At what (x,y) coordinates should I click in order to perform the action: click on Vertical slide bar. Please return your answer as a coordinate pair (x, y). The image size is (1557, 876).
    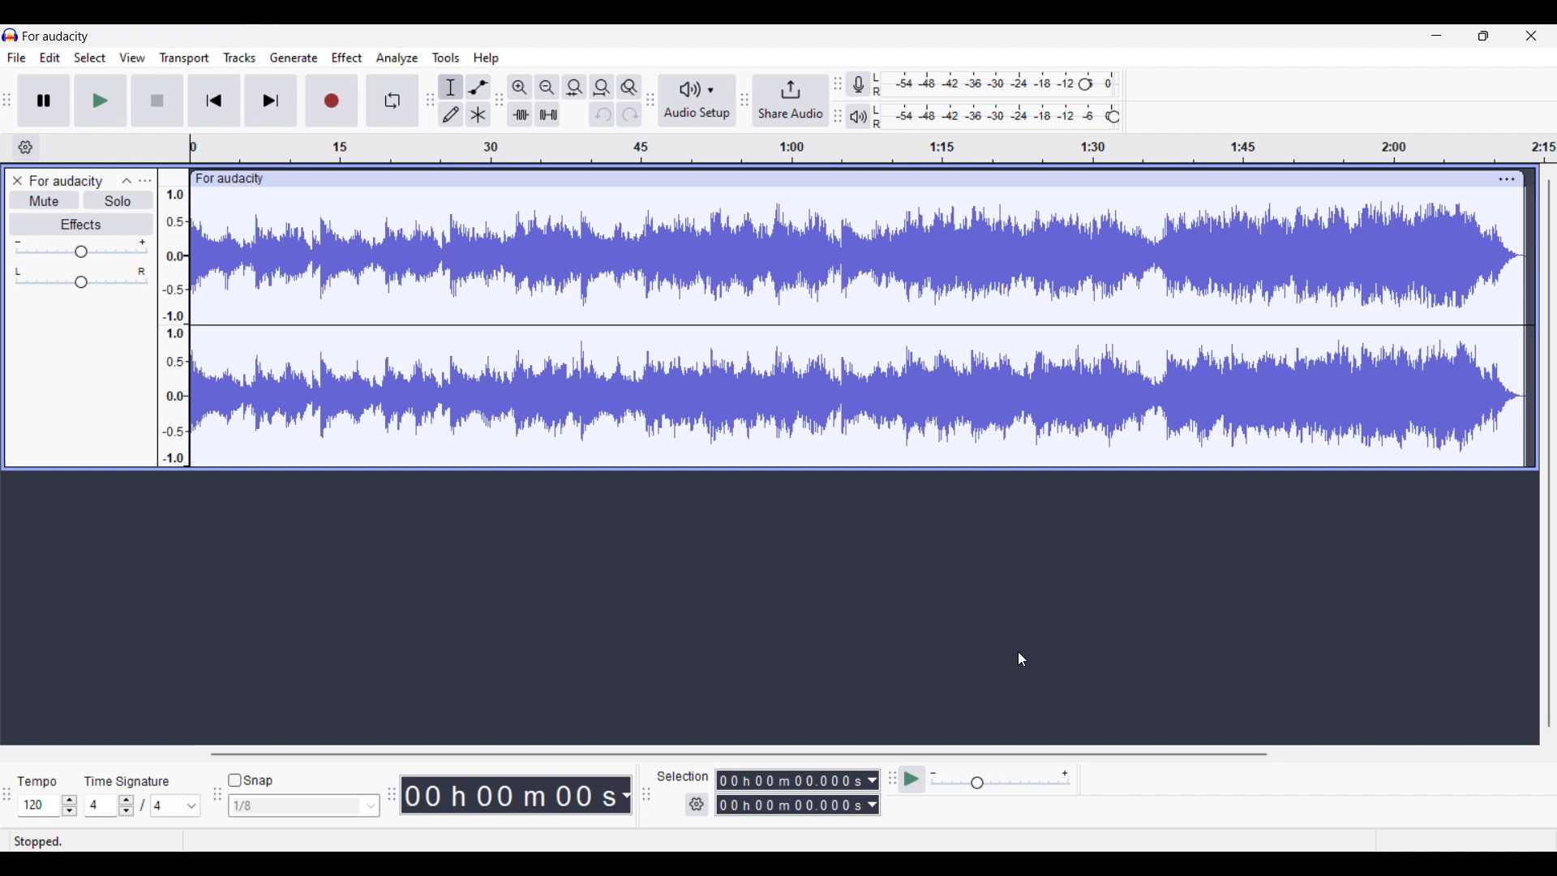
    Looking at the image, I should click on (1549, 454).